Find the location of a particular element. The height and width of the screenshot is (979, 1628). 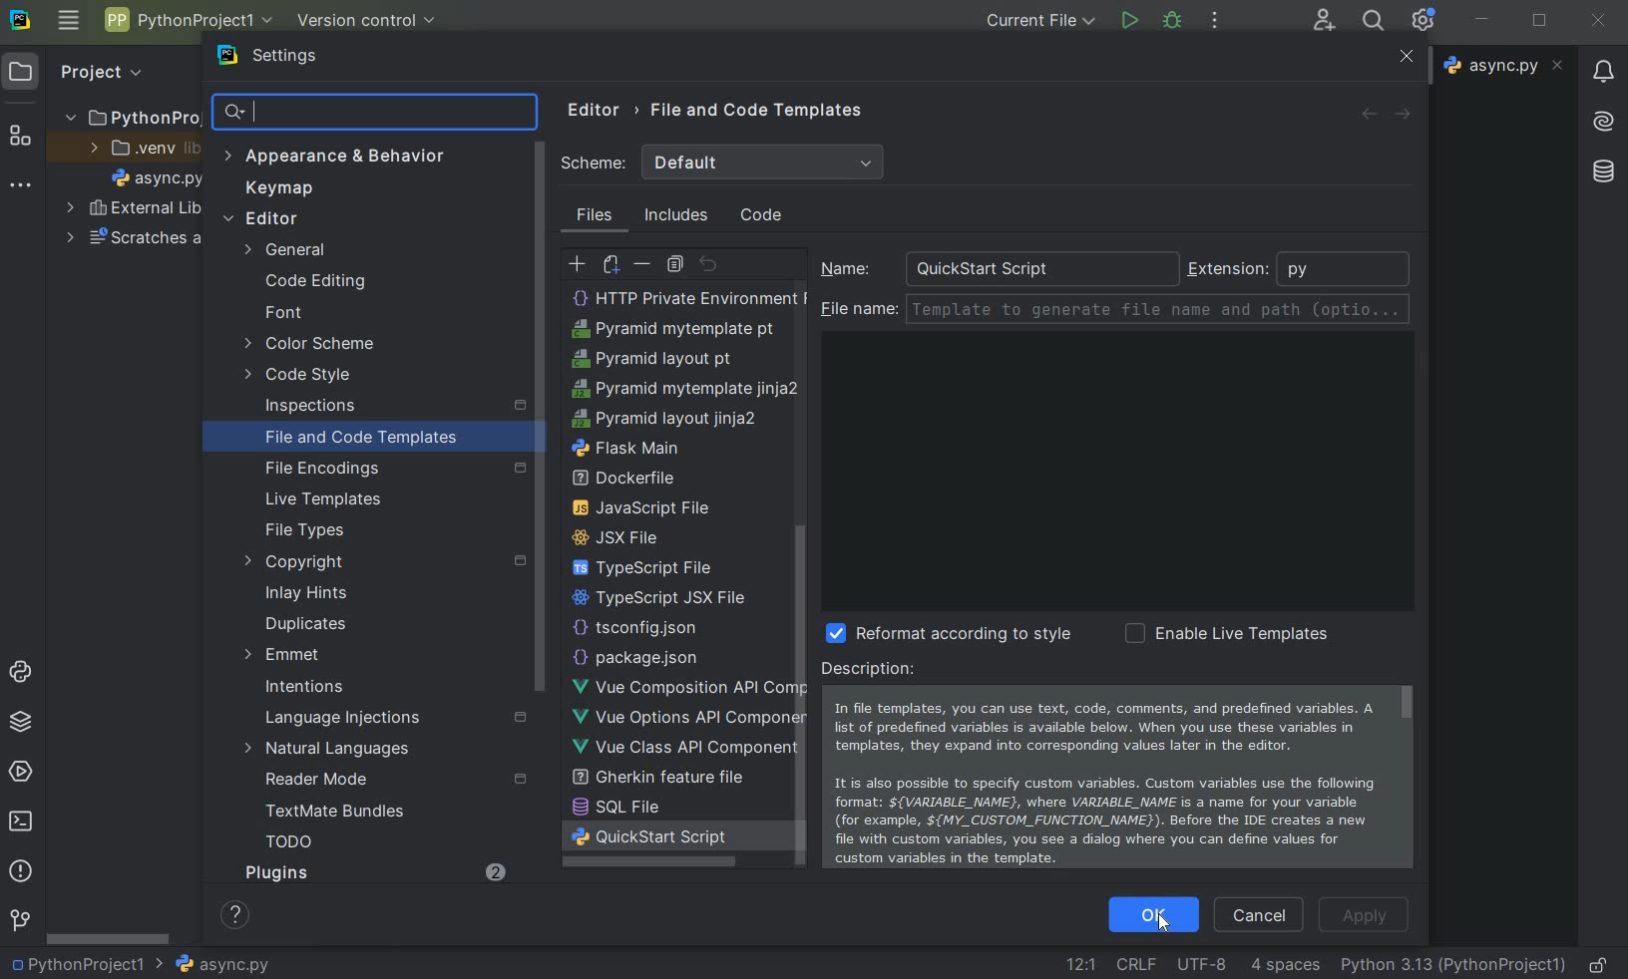

more actions is located at coordinates (1214, 23).